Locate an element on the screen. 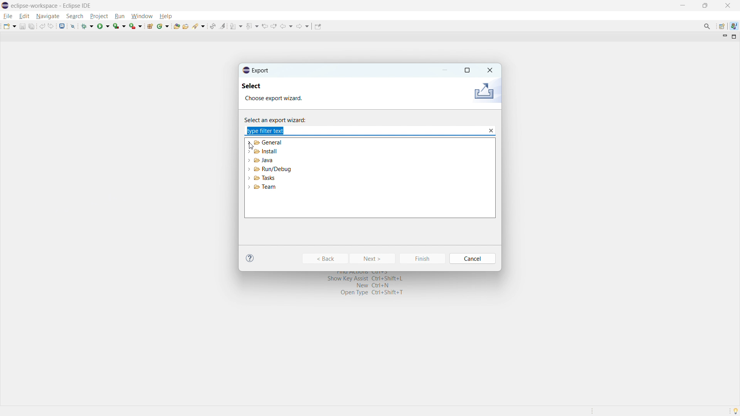 Image resolution: width=740 pixels, height=416 pixels. new java package is located at coordinates (150, 26).